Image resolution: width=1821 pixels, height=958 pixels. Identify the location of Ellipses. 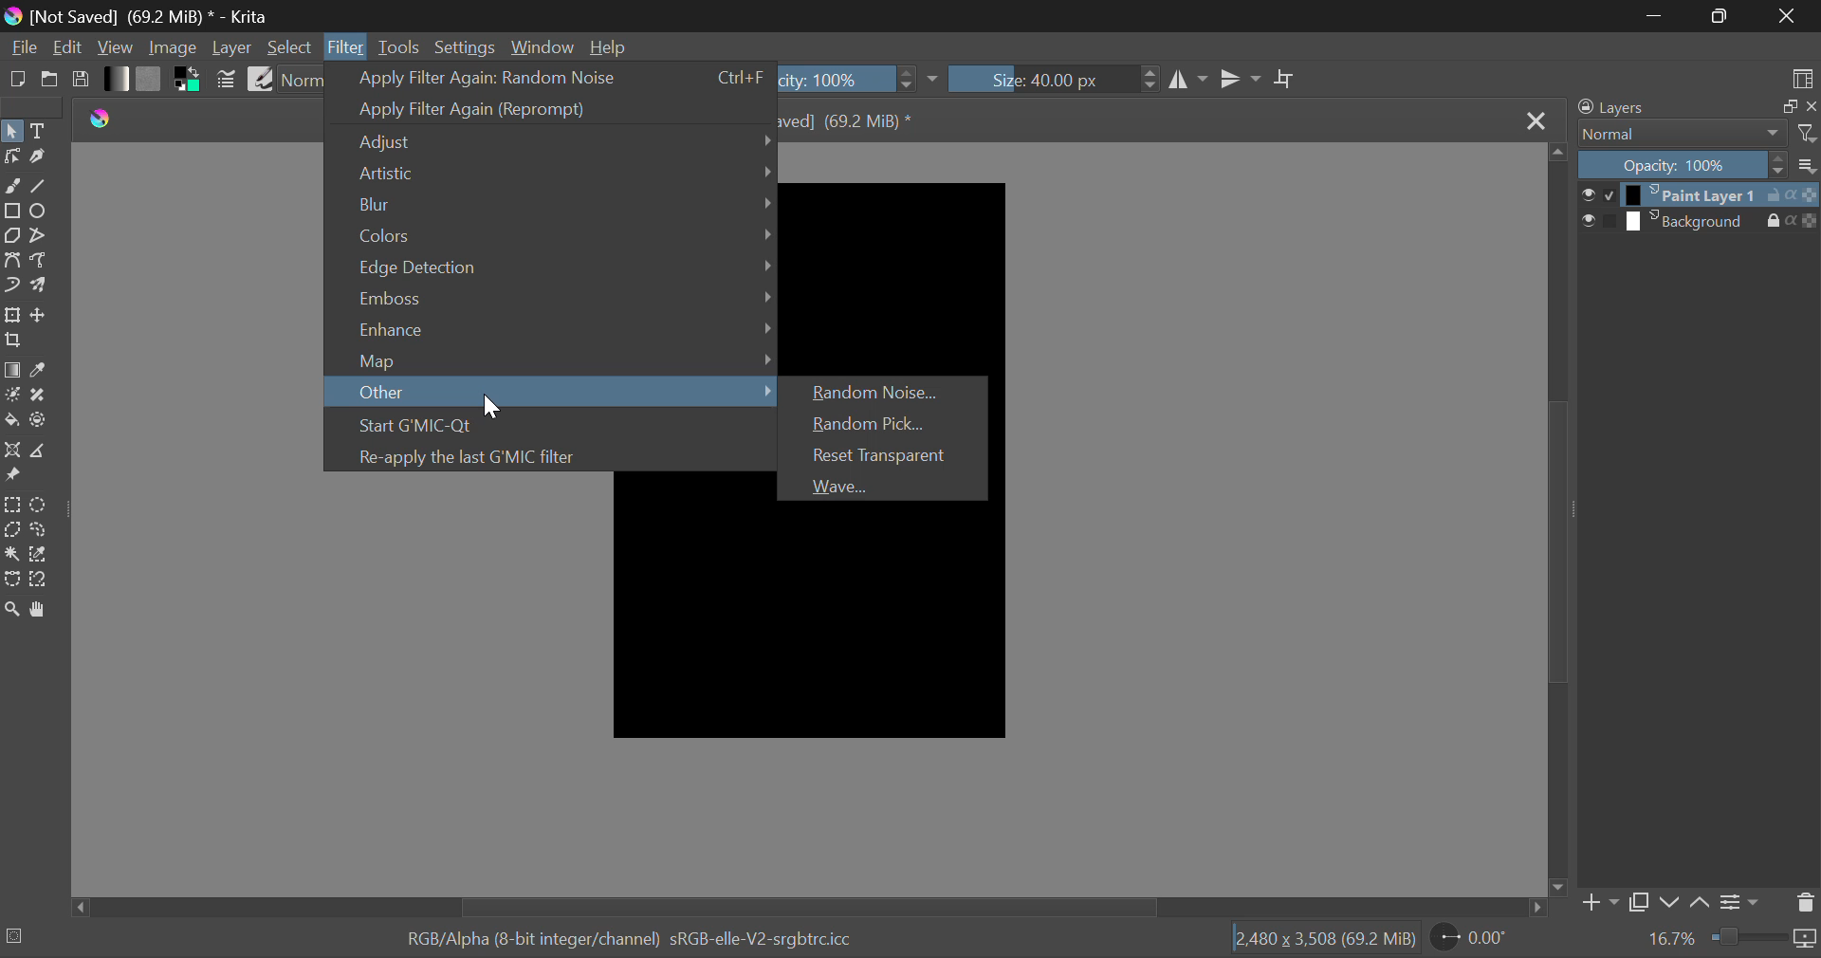
(39, 212).